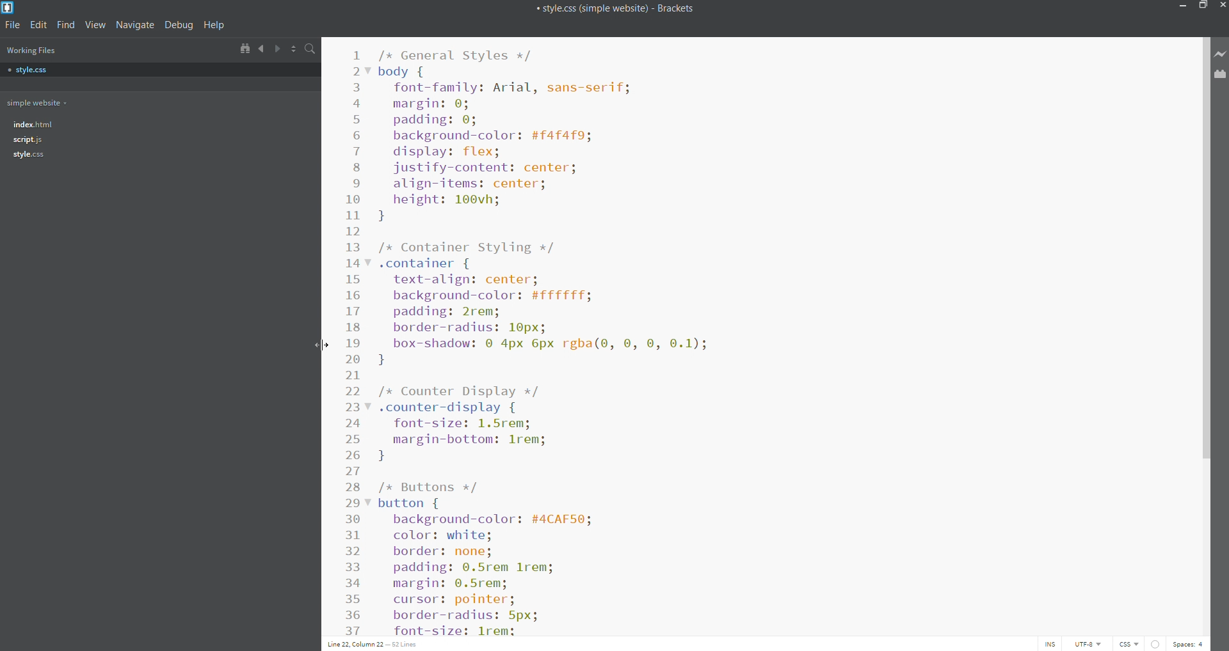 This screenshot has height=651, width=1229. Describe the element at coordinates (771, 337) in the screenshot. I see `code editor` at that location.